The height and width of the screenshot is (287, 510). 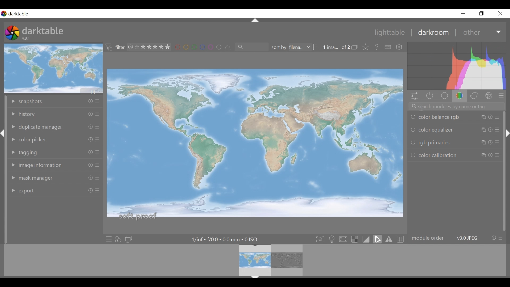 What do you see at coordinates (118, 239) in the screenshot?
I see `quick access for applying any styles` at bounding box center [118, 239].